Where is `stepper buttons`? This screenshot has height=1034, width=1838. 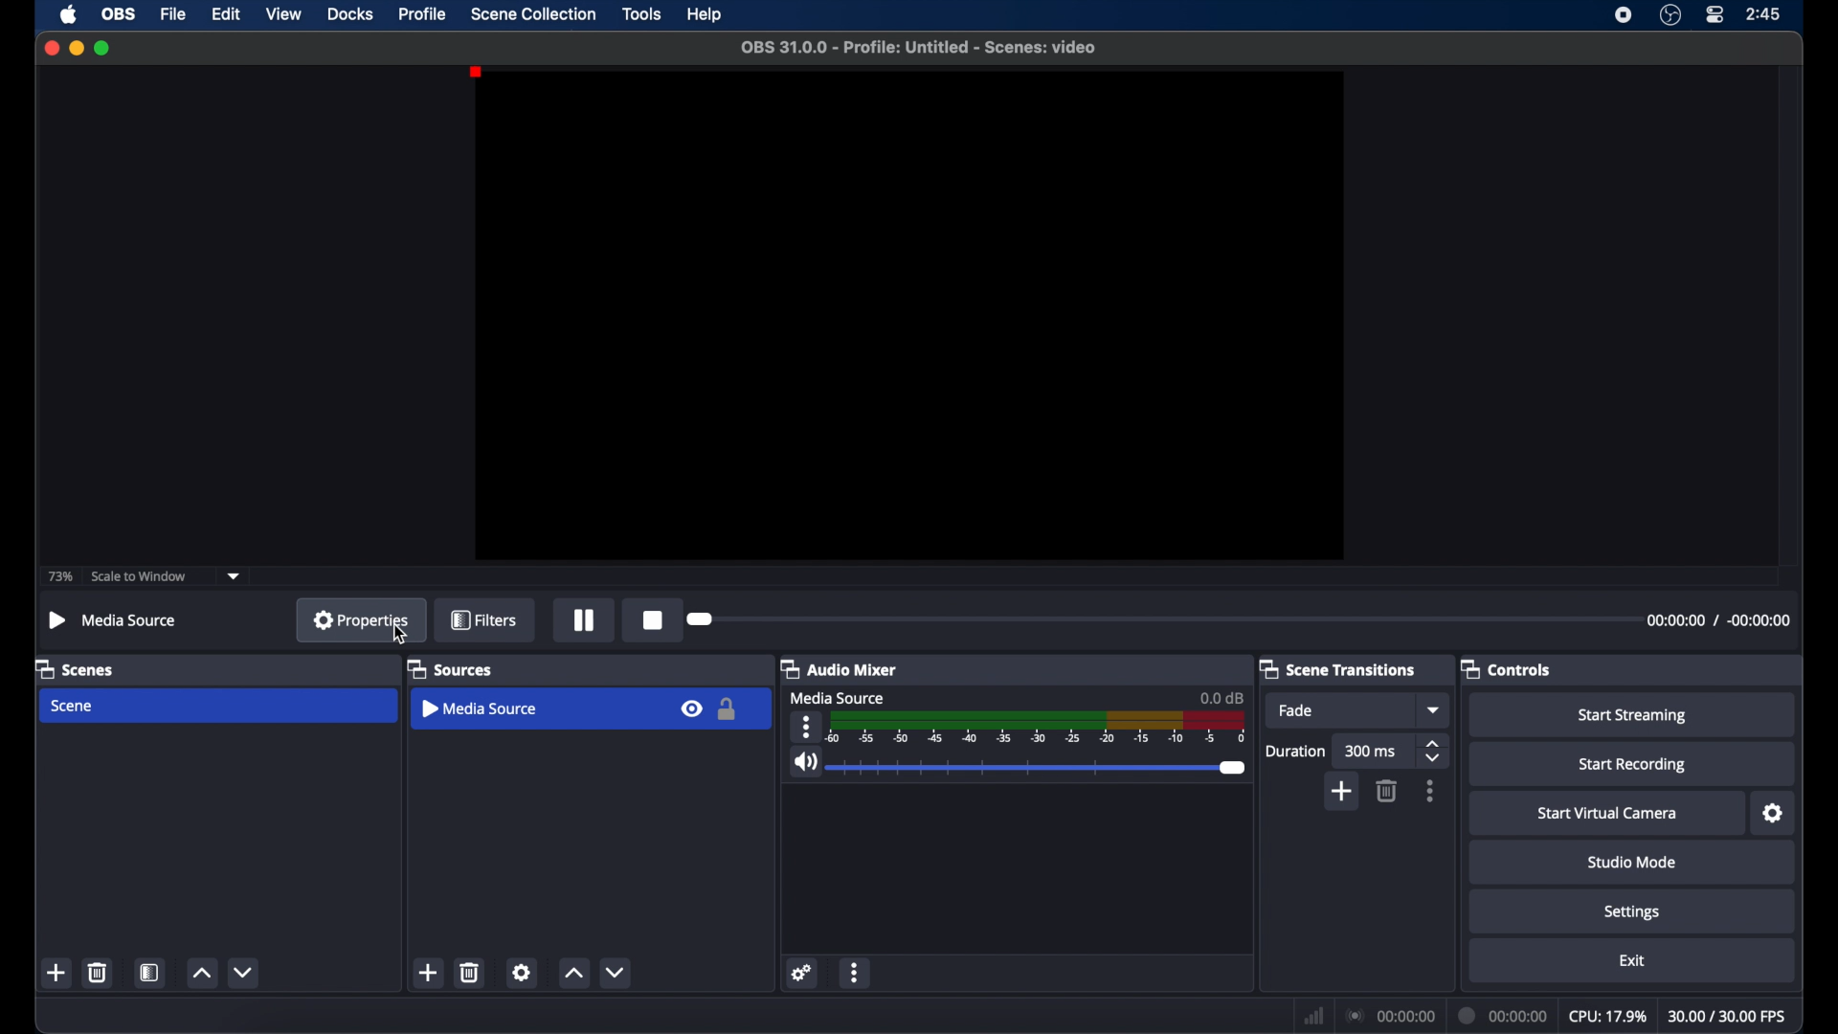 stepper buttons is located at coordinates (1435, 753).